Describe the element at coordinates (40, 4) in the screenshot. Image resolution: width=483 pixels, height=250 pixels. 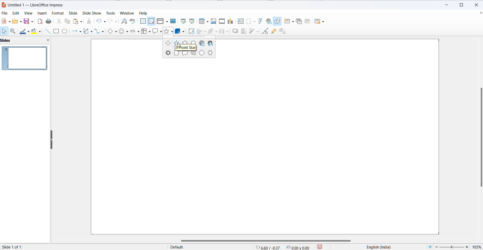
I see `Untitled 1-LibreOffice Impress` at that location.